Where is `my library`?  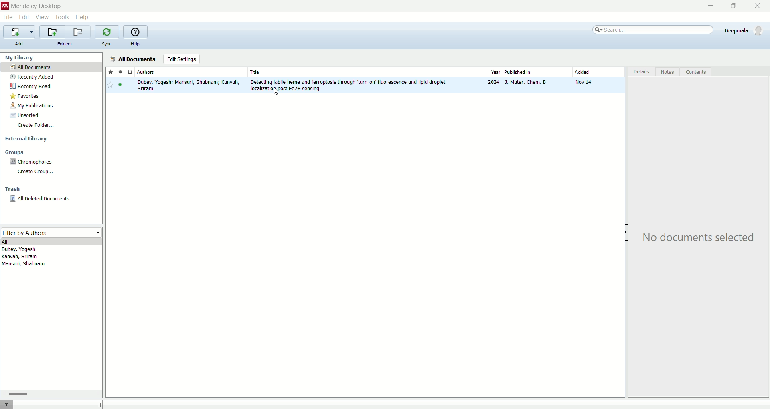
my library is located at coordinates (20, 58).